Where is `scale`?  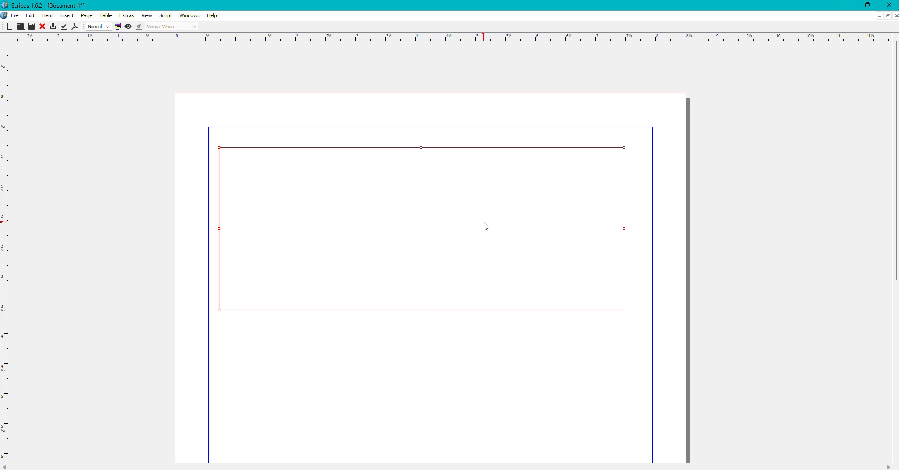 scale is located at coordinates (450, 39).